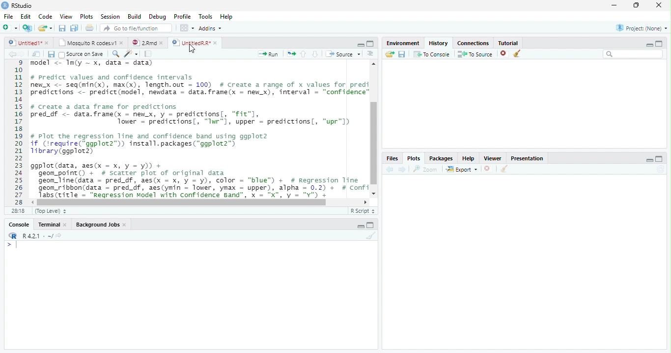  I want to click on Tools, so click(207, 17).